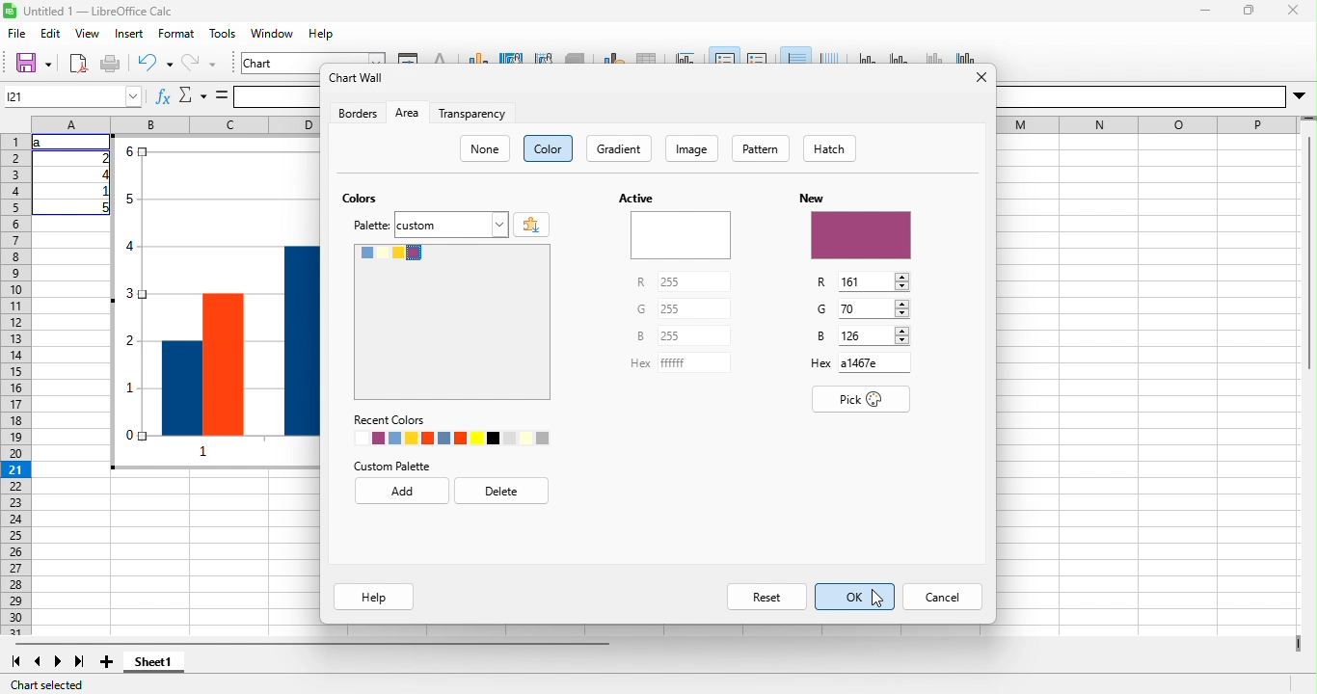 The image size is (1317, 694). What do you see at coordinates (1309, 244) in the screenshot?
I see `Vertical slide bar` at bounding box center [1309, 244].